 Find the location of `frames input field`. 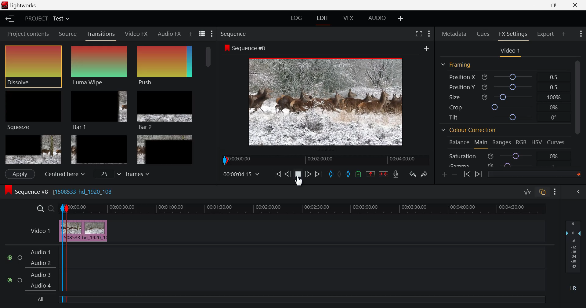

frames input field is located at coordinates (128, 173).